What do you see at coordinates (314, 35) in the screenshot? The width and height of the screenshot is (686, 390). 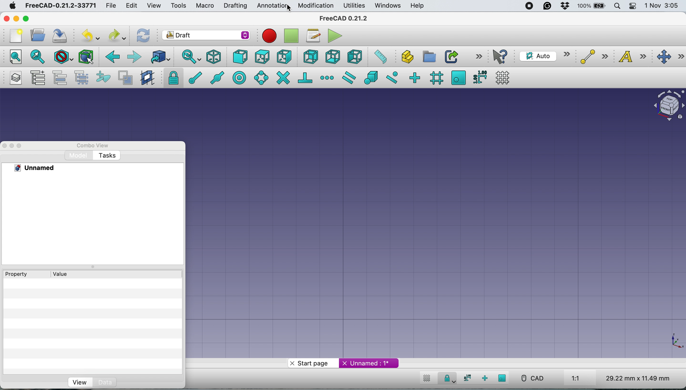 I see `macros` at bounding box center [314, 35].